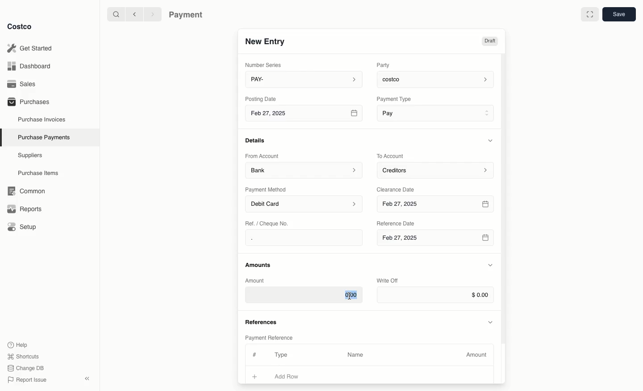 This screenshot has height=391, width=643. I want to click on ‘Payment Type, so click(393, 99).